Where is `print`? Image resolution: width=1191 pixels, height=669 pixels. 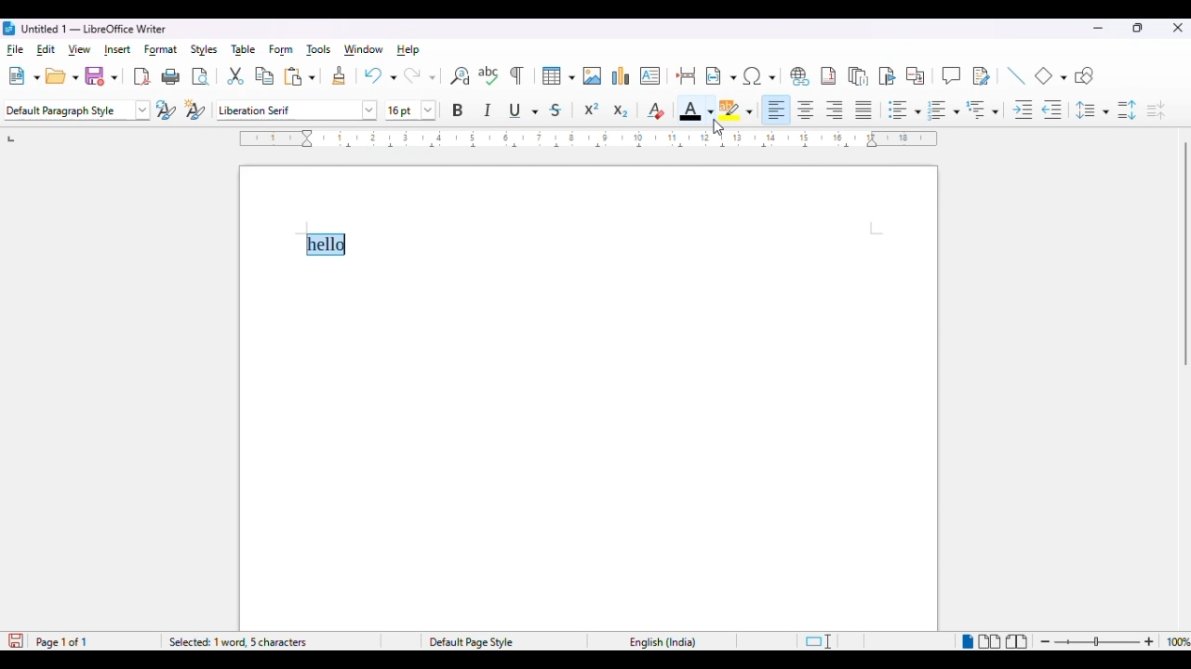
print is located at coordinates (170, 77).